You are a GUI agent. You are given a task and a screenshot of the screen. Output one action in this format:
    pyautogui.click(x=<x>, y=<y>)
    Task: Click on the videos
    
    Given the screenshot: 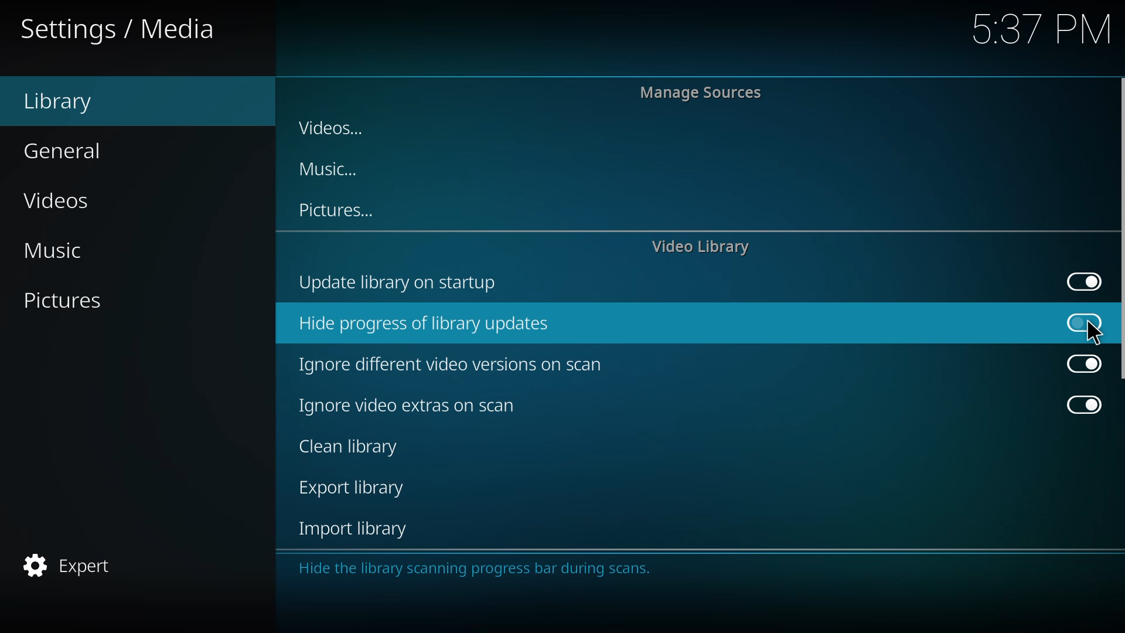 What is the action you would take?
    pyautogui.click(x=70, y=198)
    